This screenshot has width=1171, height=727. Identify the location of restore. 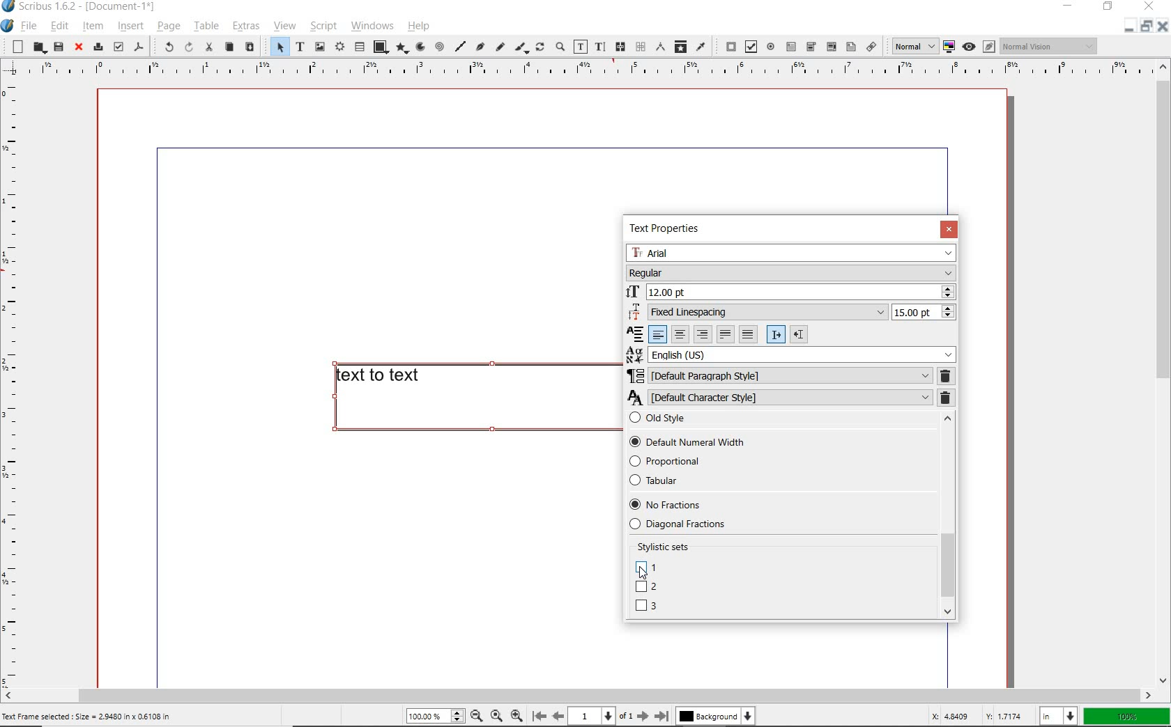
(1110, 8).